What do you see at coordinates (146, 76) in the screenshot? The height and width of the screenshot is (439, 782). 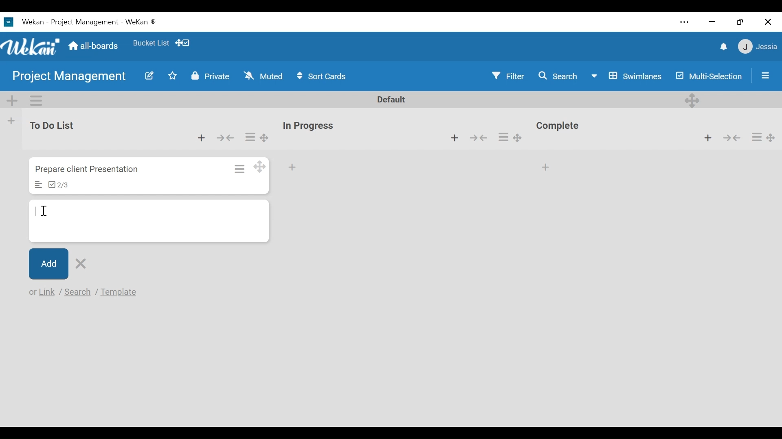 I see `Edit` at bounding box center [146, 76].